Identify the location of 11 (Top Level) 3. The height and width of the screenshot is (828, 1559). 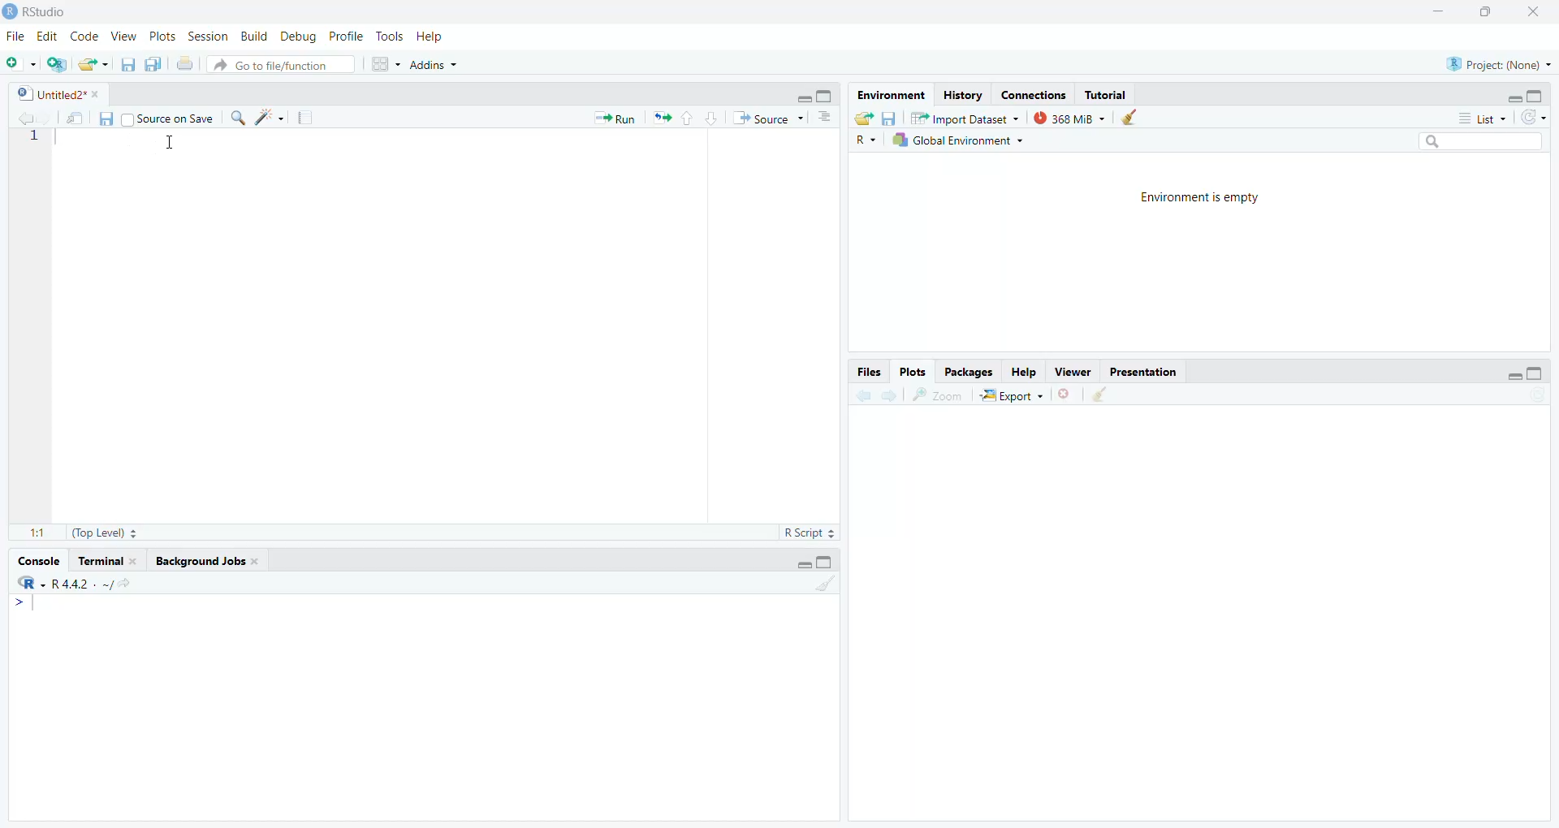
(91, 533).